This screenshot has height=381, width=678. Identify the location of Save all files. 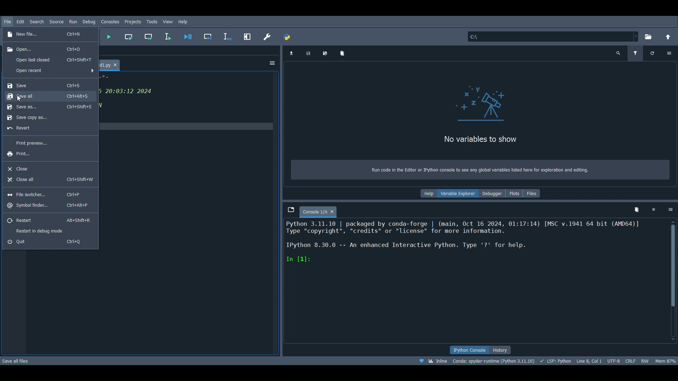
(16, 361).